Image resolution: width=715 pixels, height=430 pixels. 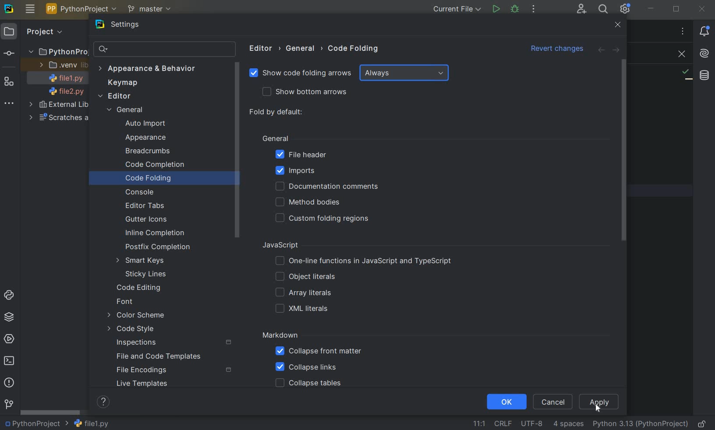 I want to click on CANCEL, so click(x=554, y=401).